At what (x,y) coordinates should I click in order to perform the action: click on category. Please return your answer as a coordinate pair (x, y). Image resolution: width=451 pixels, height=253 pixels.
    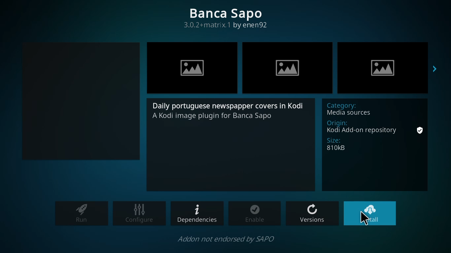
    Looking at the image, I should click on (368, 108).